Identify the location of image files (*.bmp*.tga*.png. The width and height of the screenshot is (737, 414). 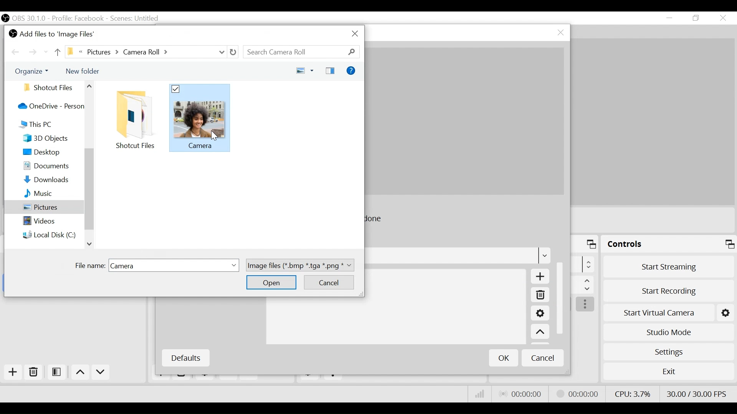
(302, 264).